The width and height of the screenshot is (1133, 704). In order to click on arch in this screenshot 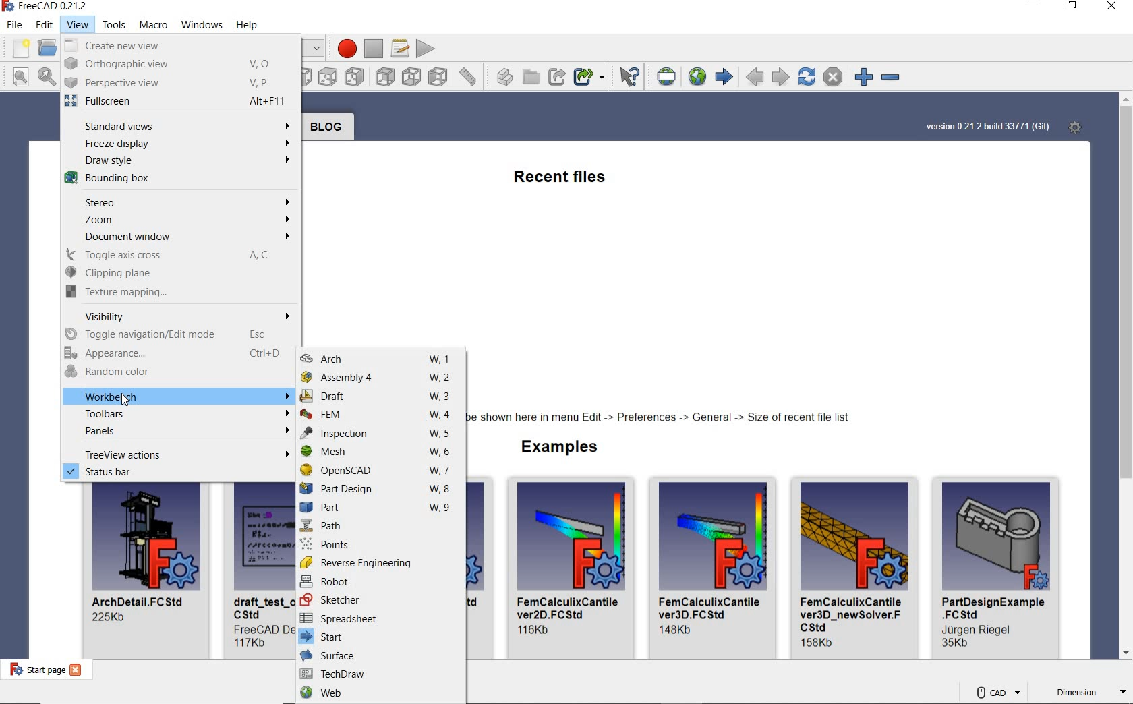, I will do `click(379, 359)`.